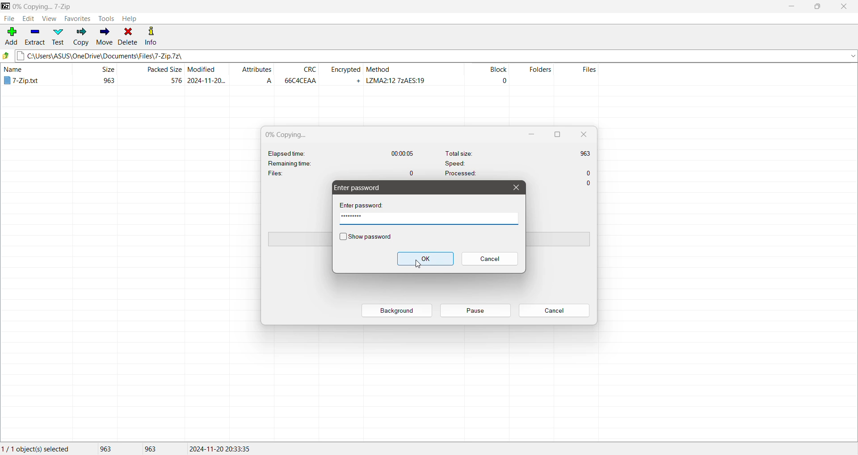  What do you see at coordinates (27, 19) in the screenshot?
I see `Edit` at bounding box center [27, 19].